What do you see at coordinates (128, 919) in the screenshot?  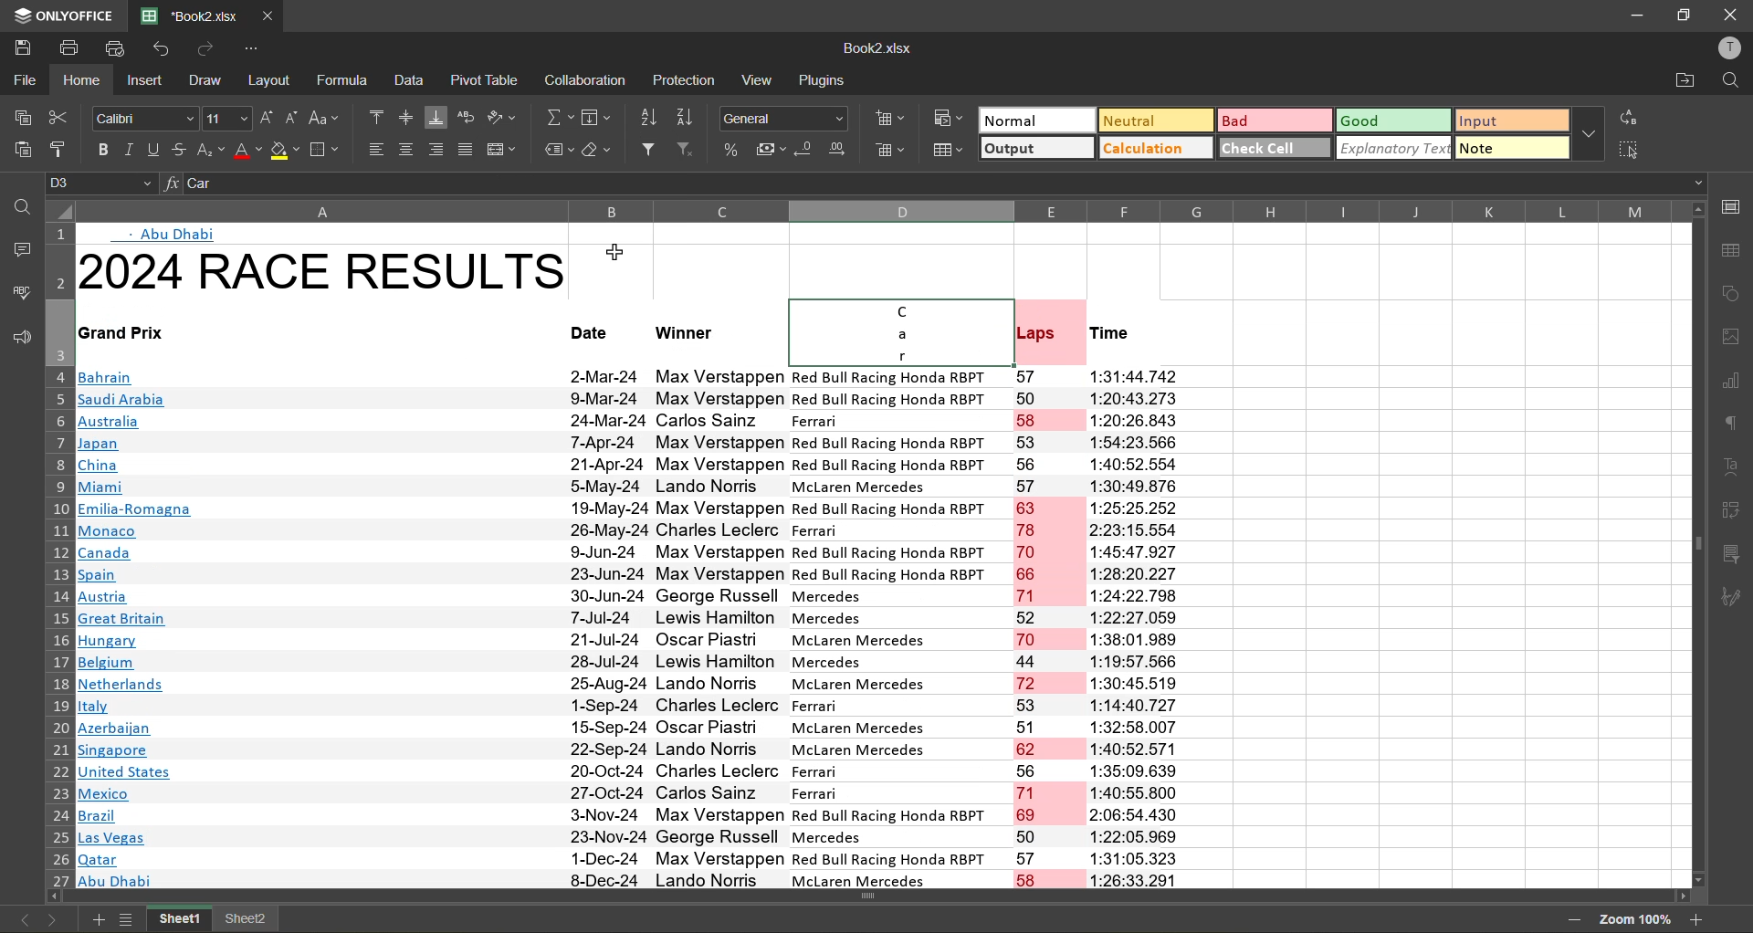 I see `sheet list` at bounding box center [128, 919].